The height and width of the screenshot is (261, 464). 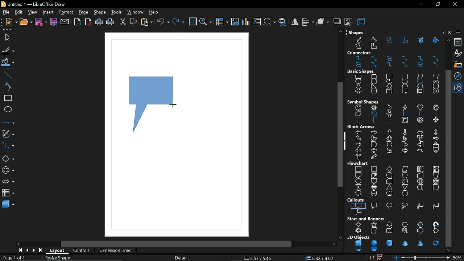 What do you see at coordinates (58, 258) in the screenshot?
I see `resize shape` at bounding box center [58, 258].